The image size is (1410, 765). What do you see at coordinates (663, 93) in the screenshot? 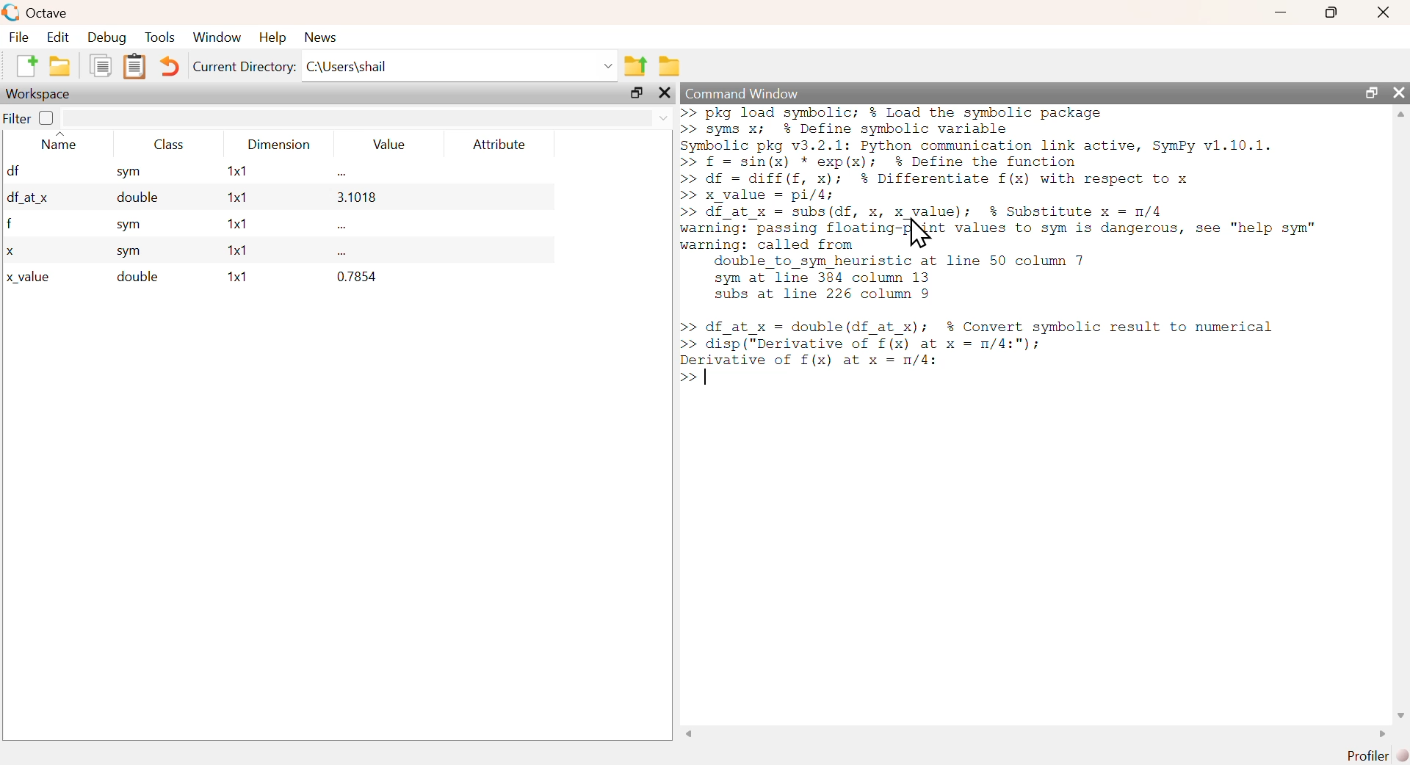
I see `close` at bounding box center [663, 93].